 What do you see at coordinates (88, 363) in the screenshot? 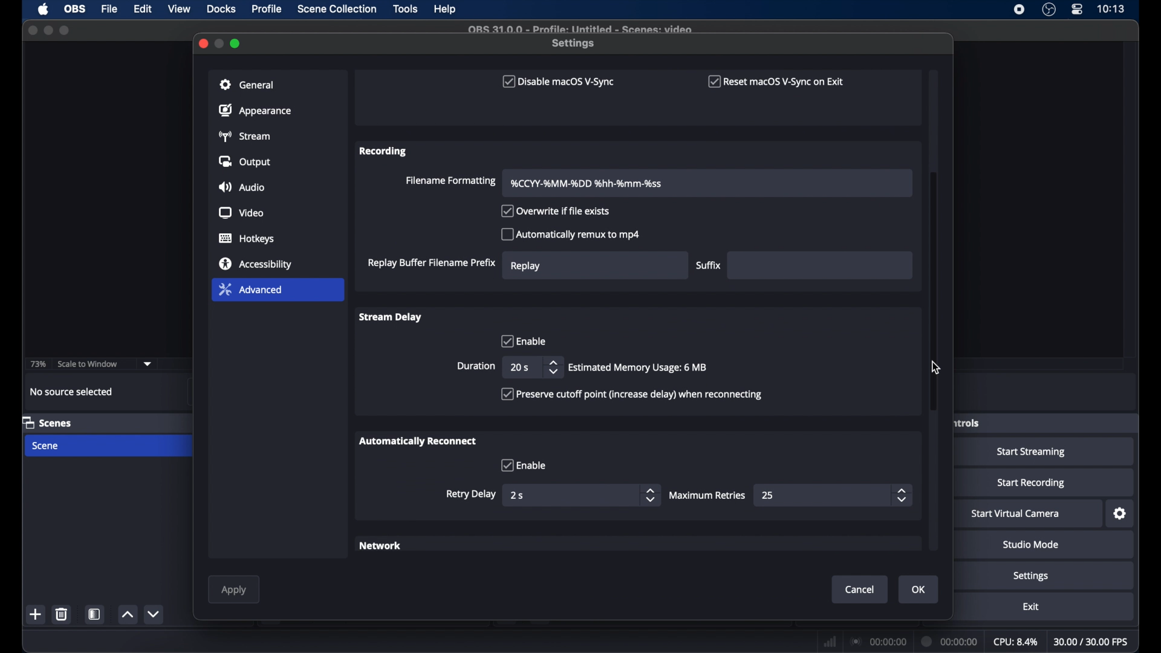
I see `scale to window` at bounding box center [88, 363].